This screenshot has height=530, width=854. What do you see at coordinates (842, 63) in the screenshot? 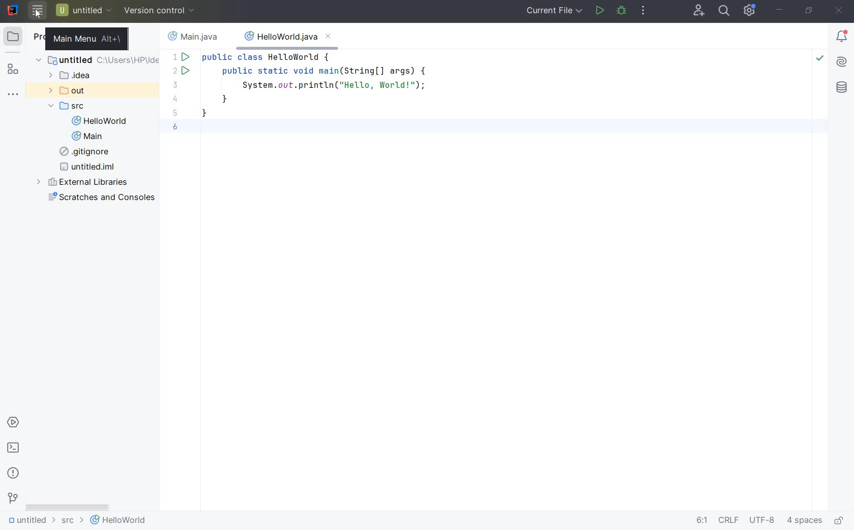
I see `AI Assistant` at bounding box center [842, 63].